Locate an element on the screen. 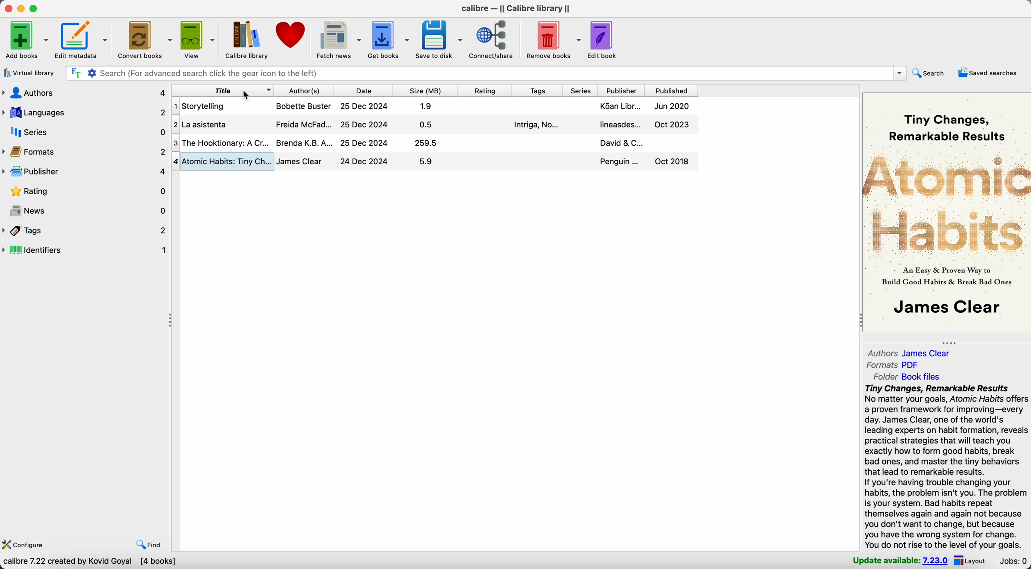 The image size is (1031, 569). la asistenta is located at coordinates (207, 125).